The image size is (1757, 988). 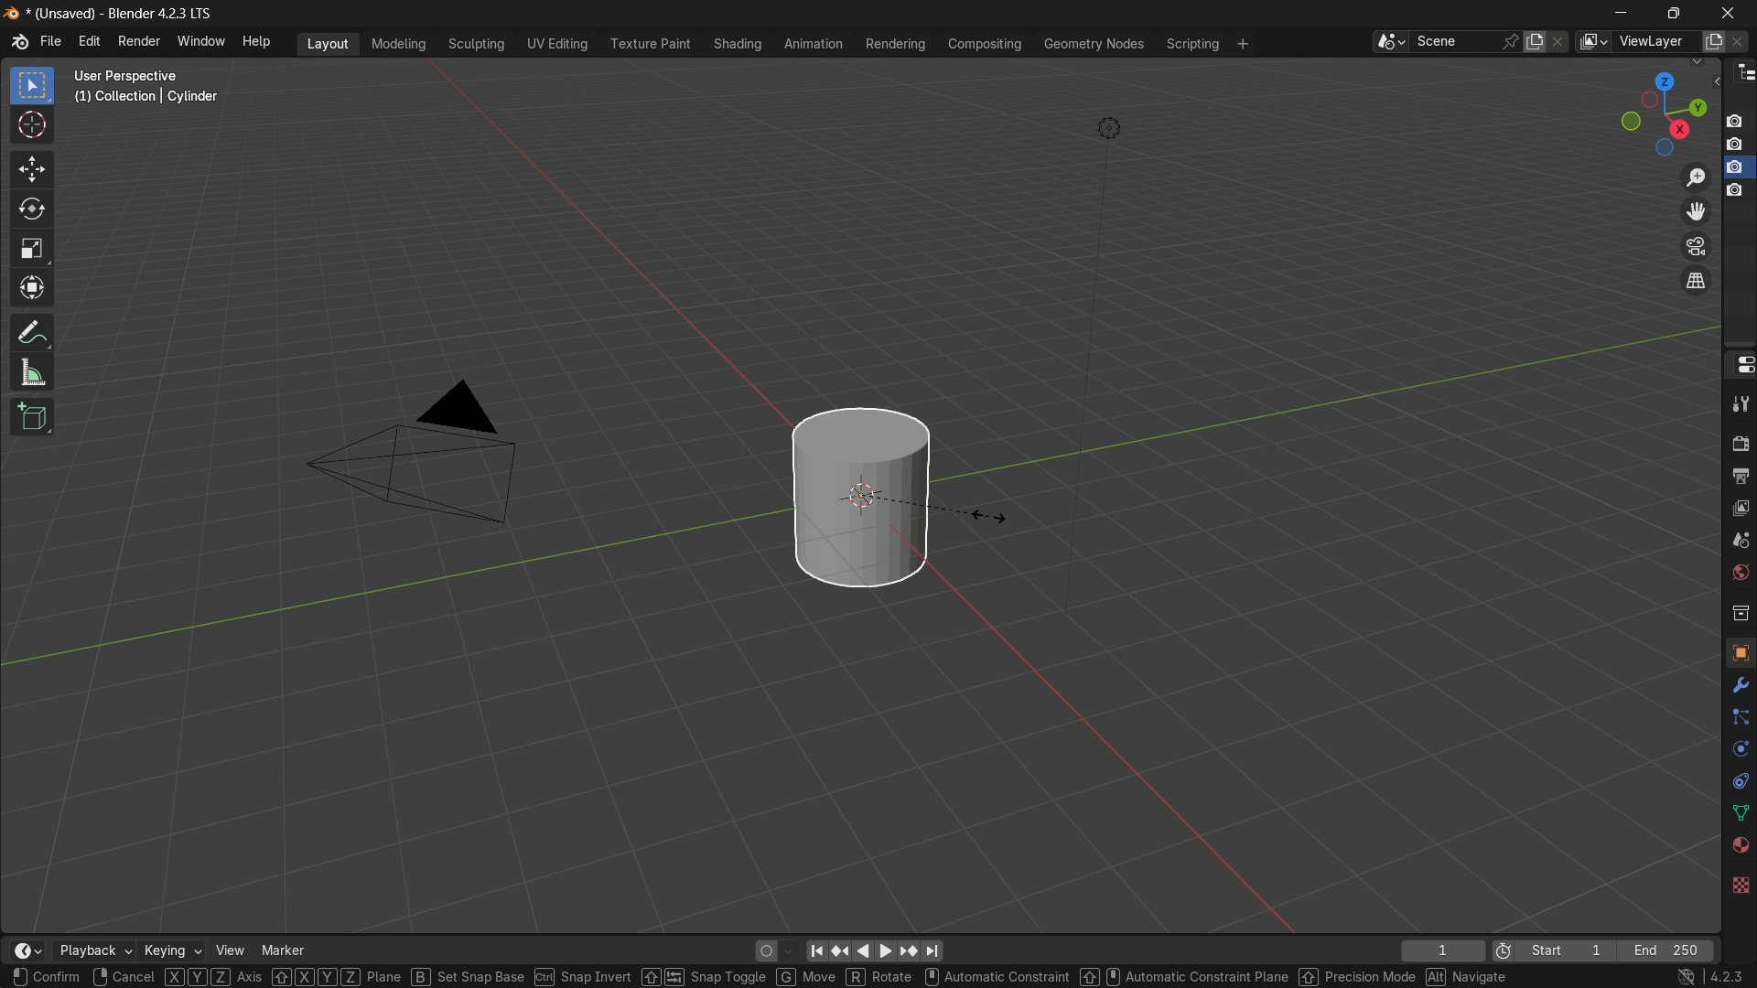 What do you see at coordinates (1739, 406) in the screenshot?
I see `tools` at bounding box center [1739, 406].